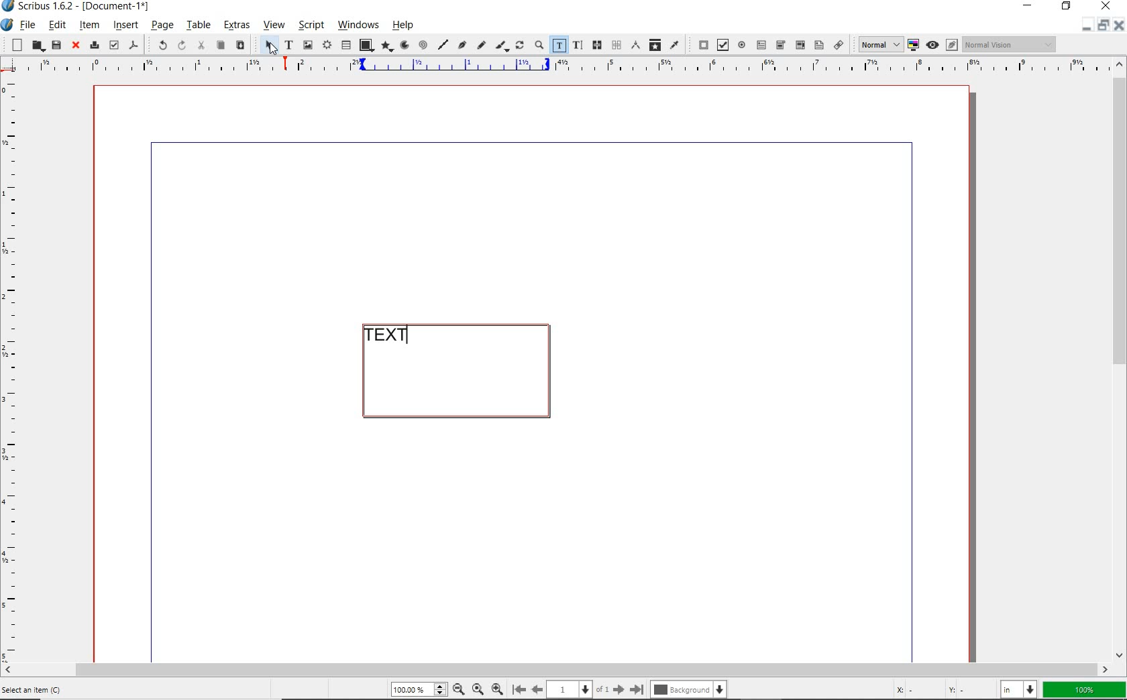 This screenshot has height=700, width=1127. Describe the element at coordinates (201, 45) in the screenshot. I see `cut` at that location.